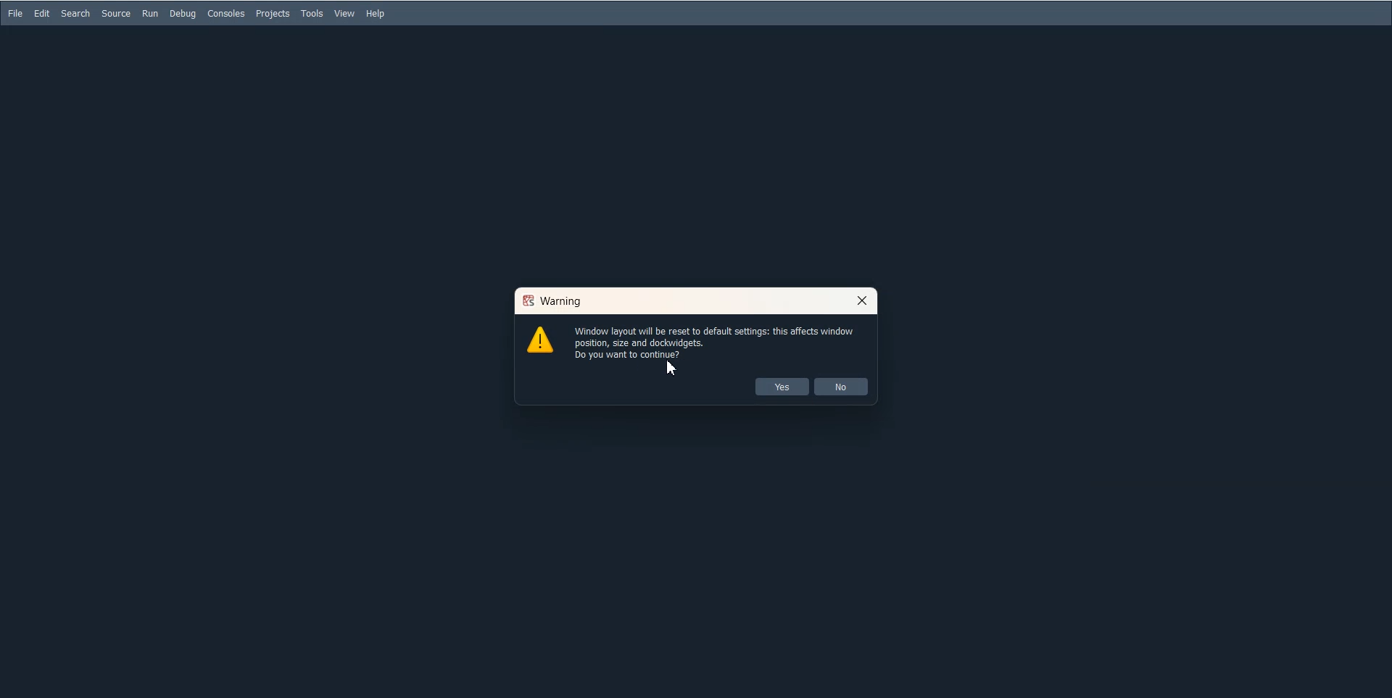  What do you see at coordinates (553, 301) in the screenshot?
I see `Text` at bounding box center [553, 301].